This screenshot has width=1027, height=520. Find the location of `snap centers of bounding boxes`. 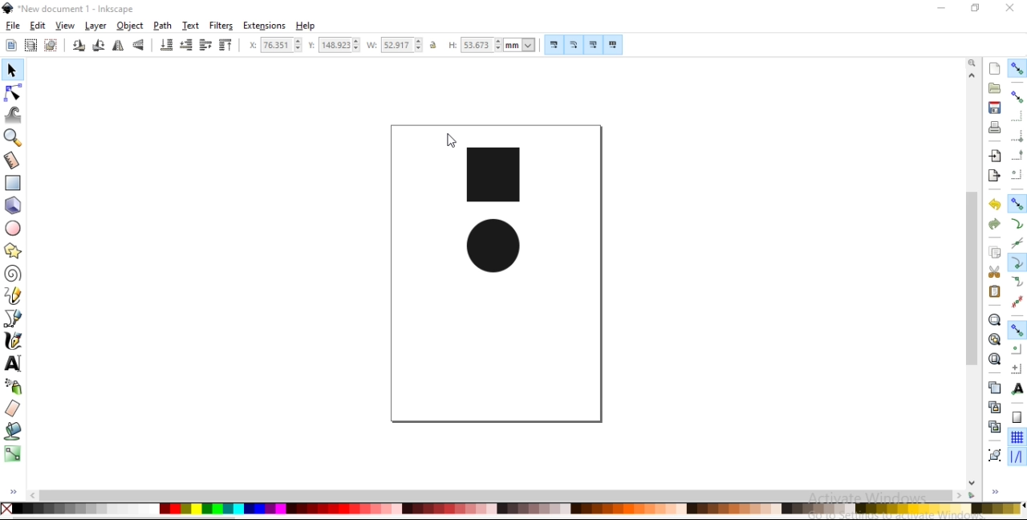

snap centers of bounding boxes is located at coordinates (1015, 173).